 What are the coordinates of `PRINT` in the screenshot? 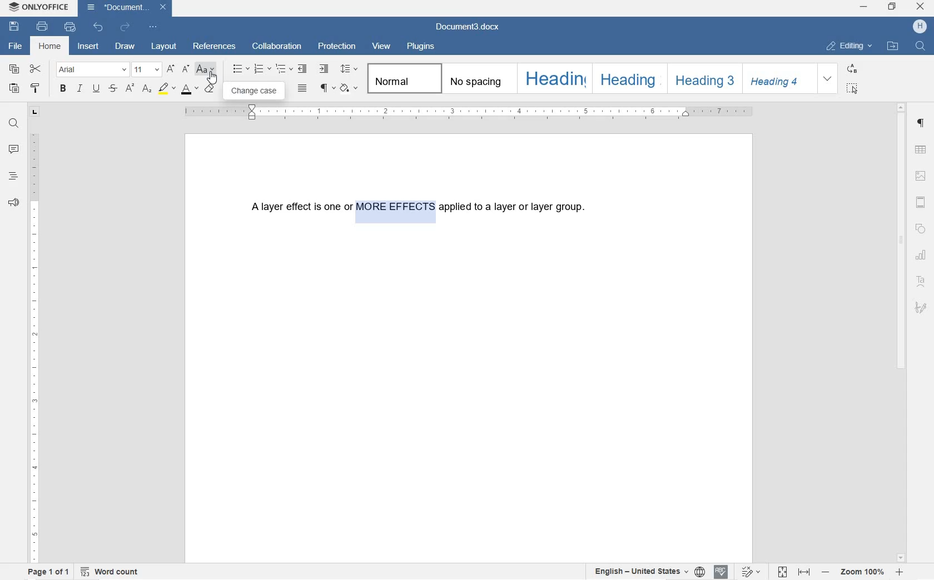 It's located at (41, 27).